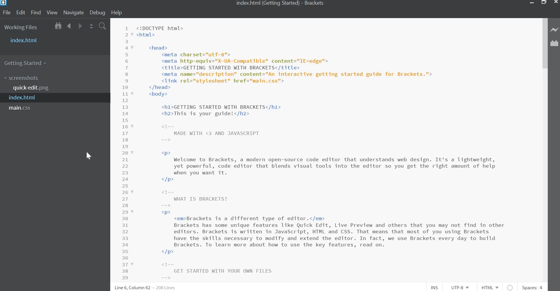  I want to click on Bracket Desktop icon, so click(4, 4).